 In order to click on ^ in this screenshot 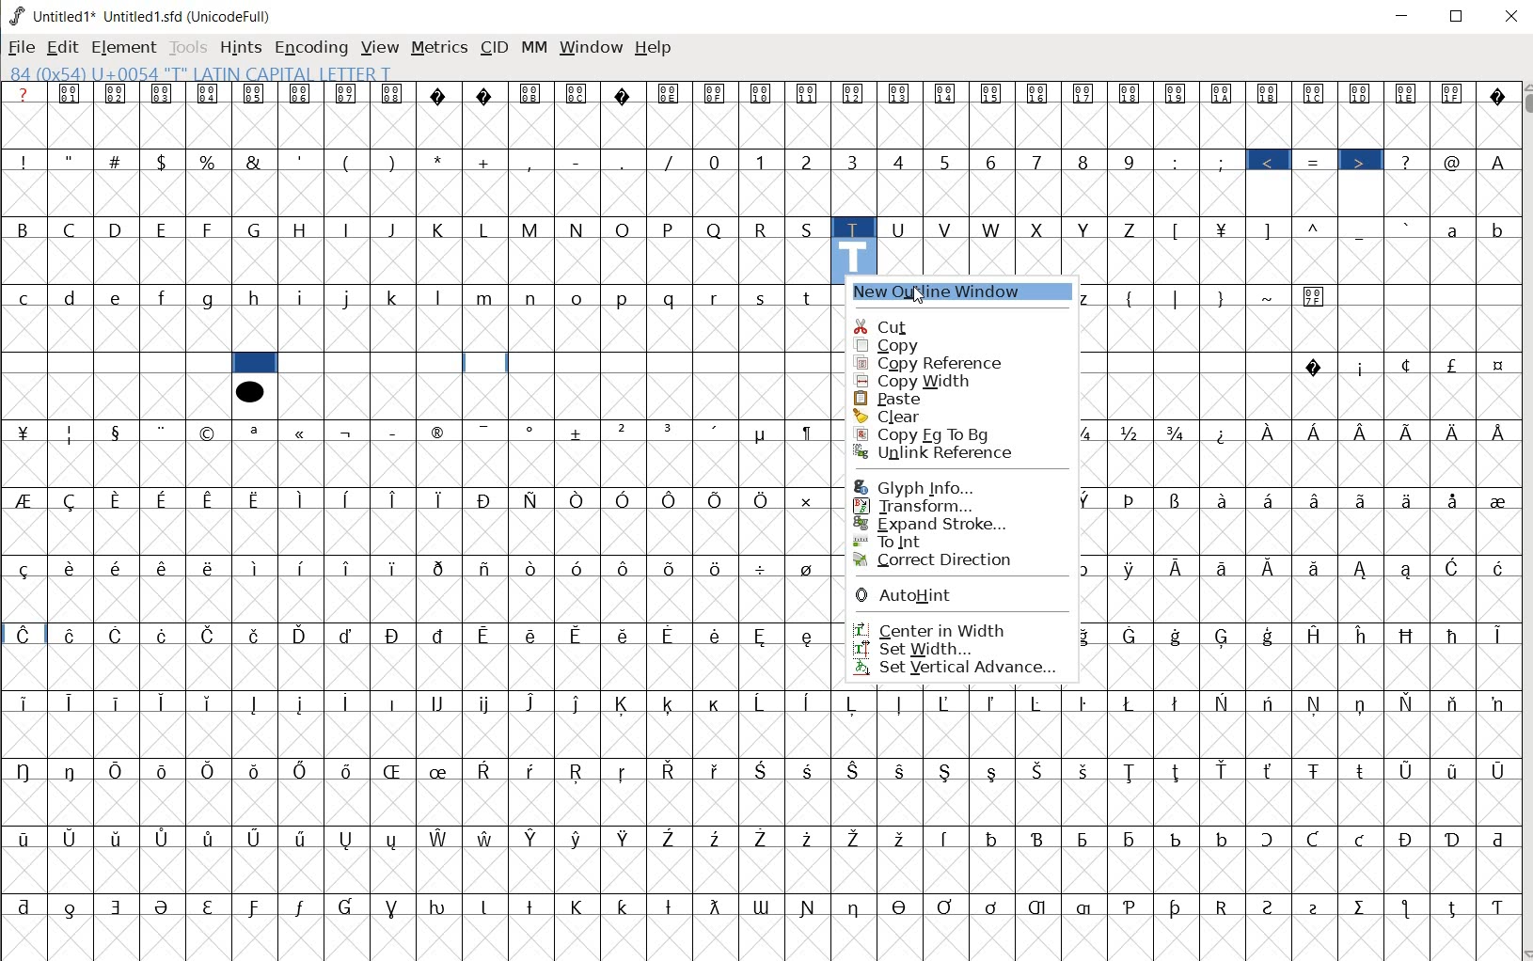, I will do `click(1318, 228)`.